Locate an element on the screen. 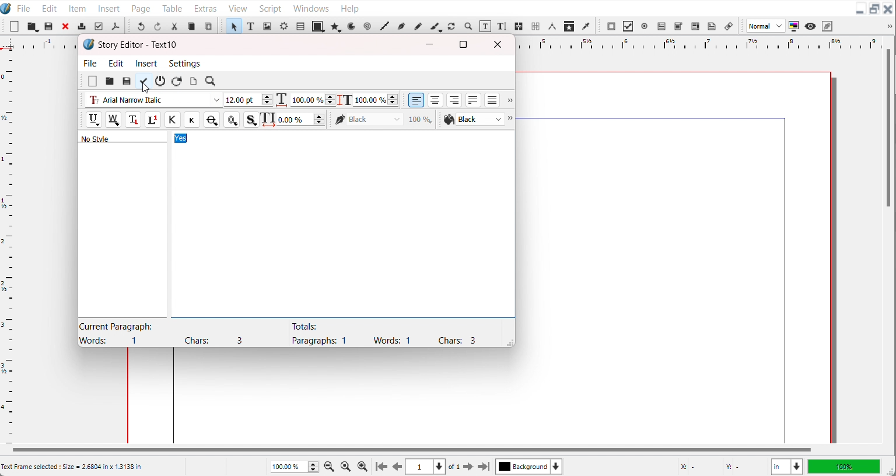 This screenshot has height=476, width=896. Minimize is located at coordinates (430, 44).